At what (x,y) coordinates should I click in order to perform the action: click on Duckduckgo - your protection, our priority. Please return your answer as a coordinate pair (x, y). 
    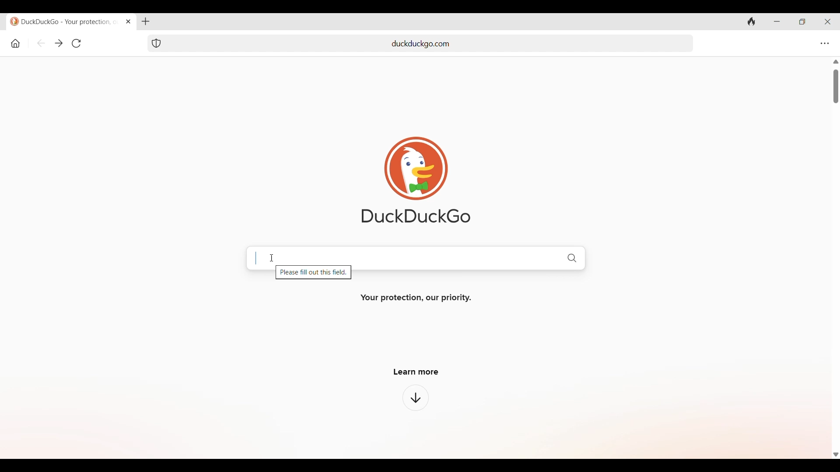
    Looking at the image, I should click on (62, 21).